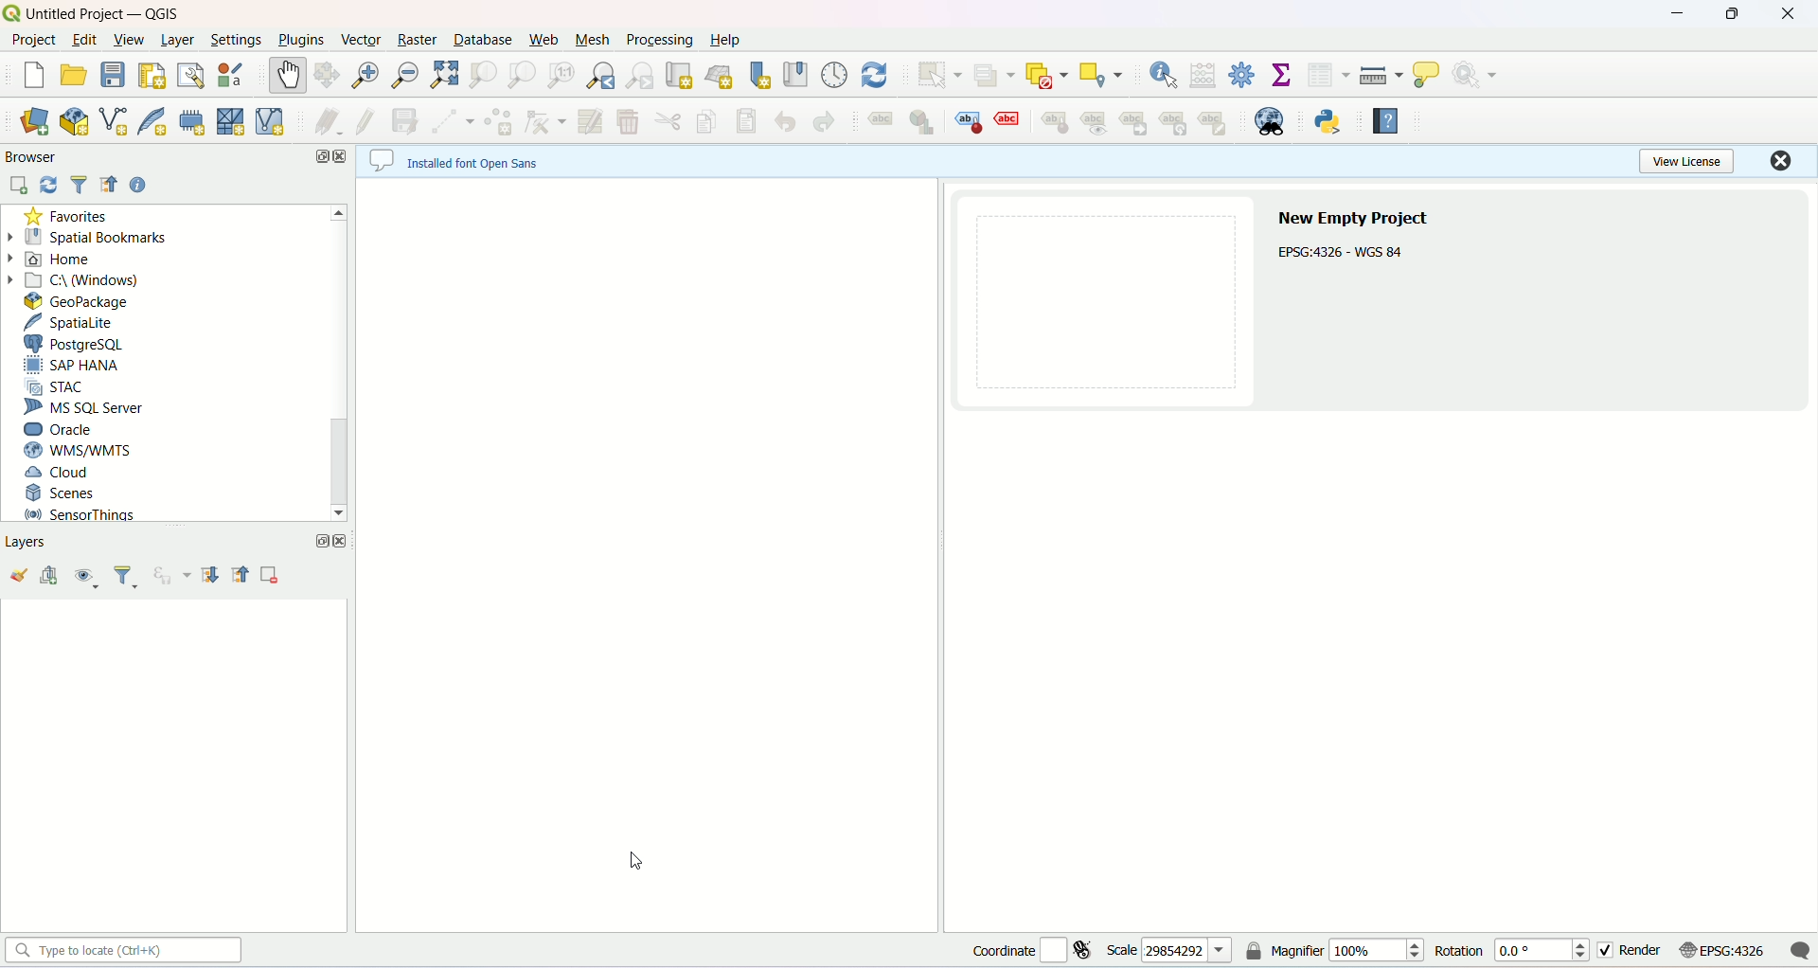 This screenshot has height=968, width=1818. Describe the element at coordinates (1674, 19) in the screenshot. I see `minimize` at that location.